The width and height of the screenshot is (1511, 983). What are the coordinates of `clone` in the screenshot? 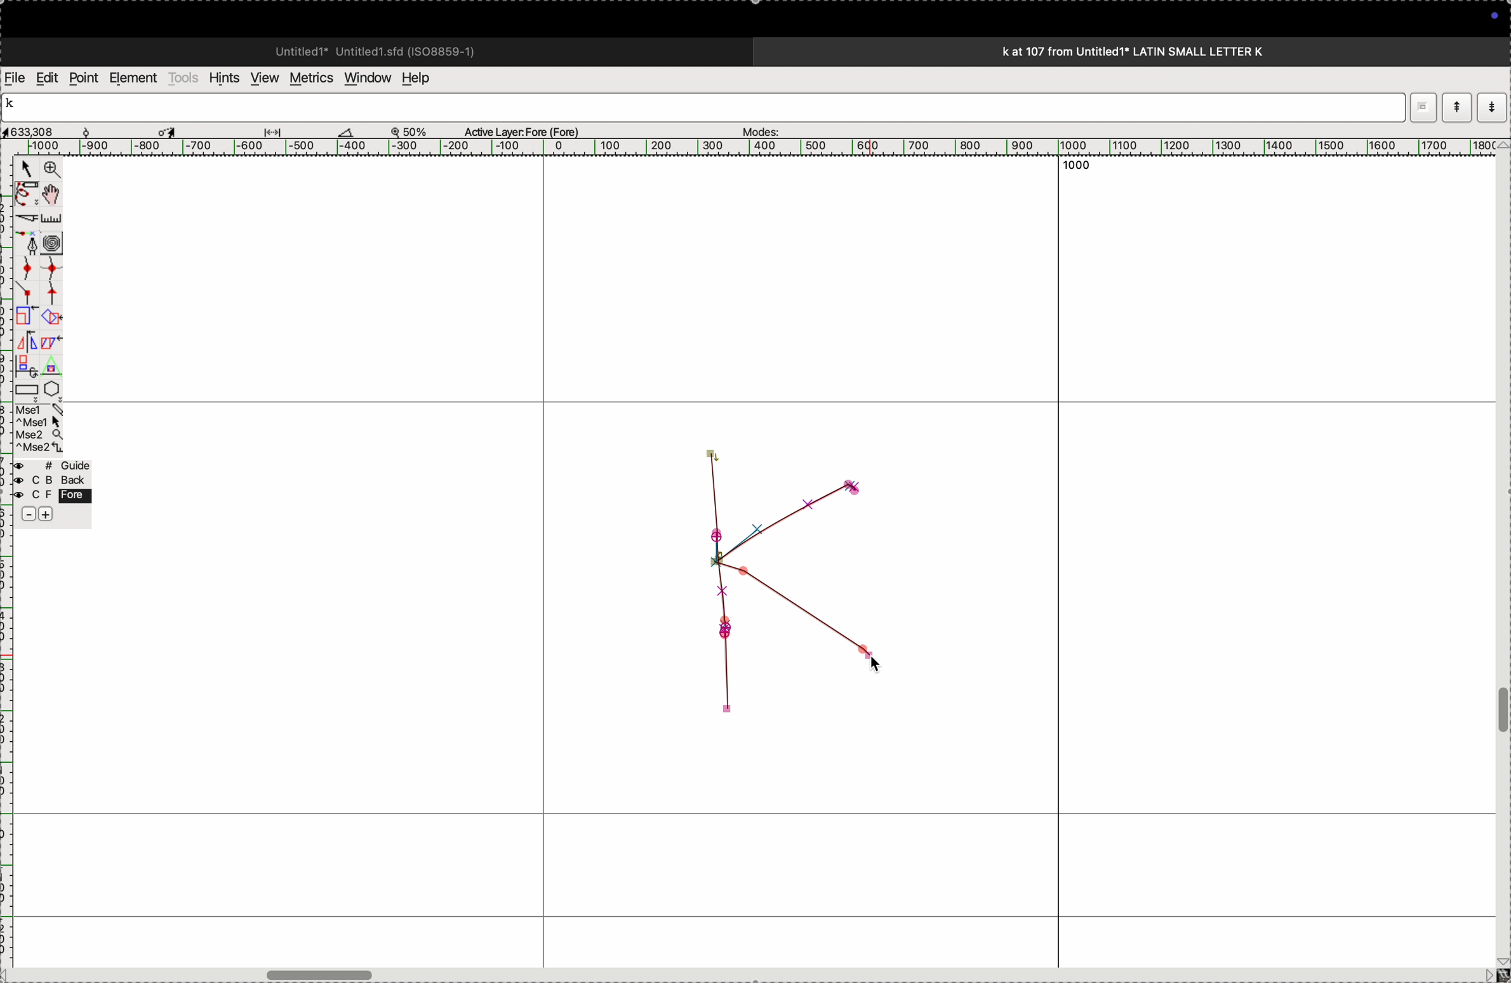 It's located at (25, 317).